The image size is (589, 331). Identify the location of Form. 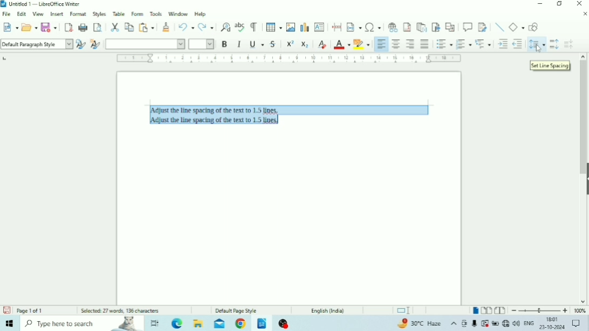
(138, 14).